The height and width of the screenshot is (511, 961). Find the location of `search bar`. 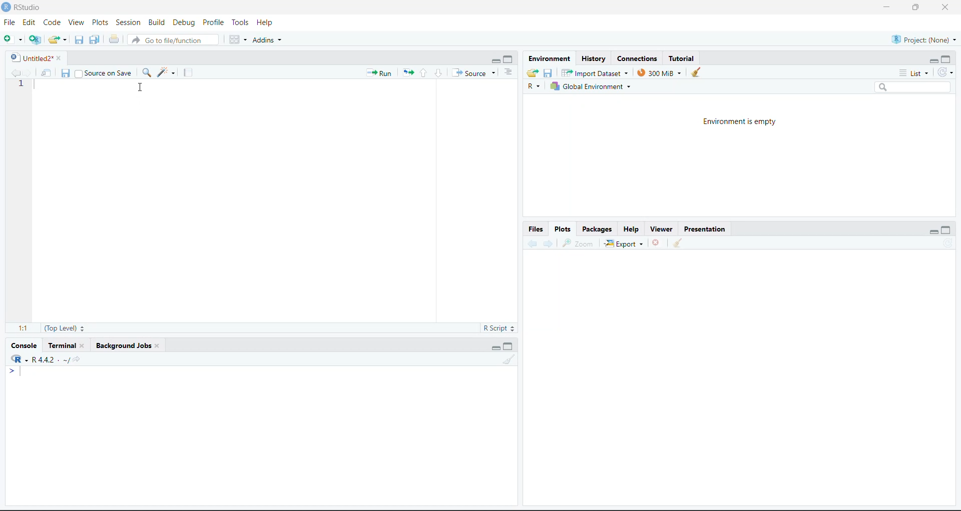

search bar is located at coordinates (912, 86).